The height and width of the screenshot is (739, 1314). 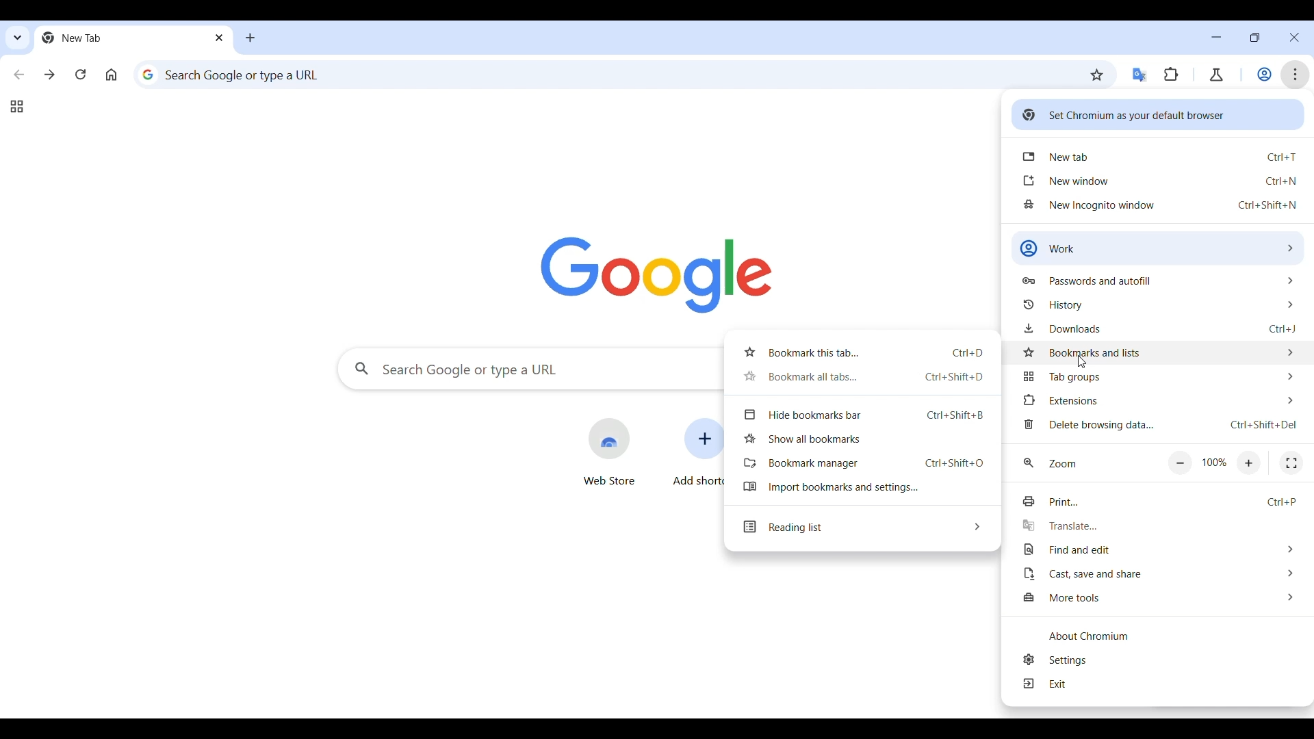 What do you see at coordinates (1179, 464) in the screenshot?
I see `Zoom out` at bounding box center [1179, 464].